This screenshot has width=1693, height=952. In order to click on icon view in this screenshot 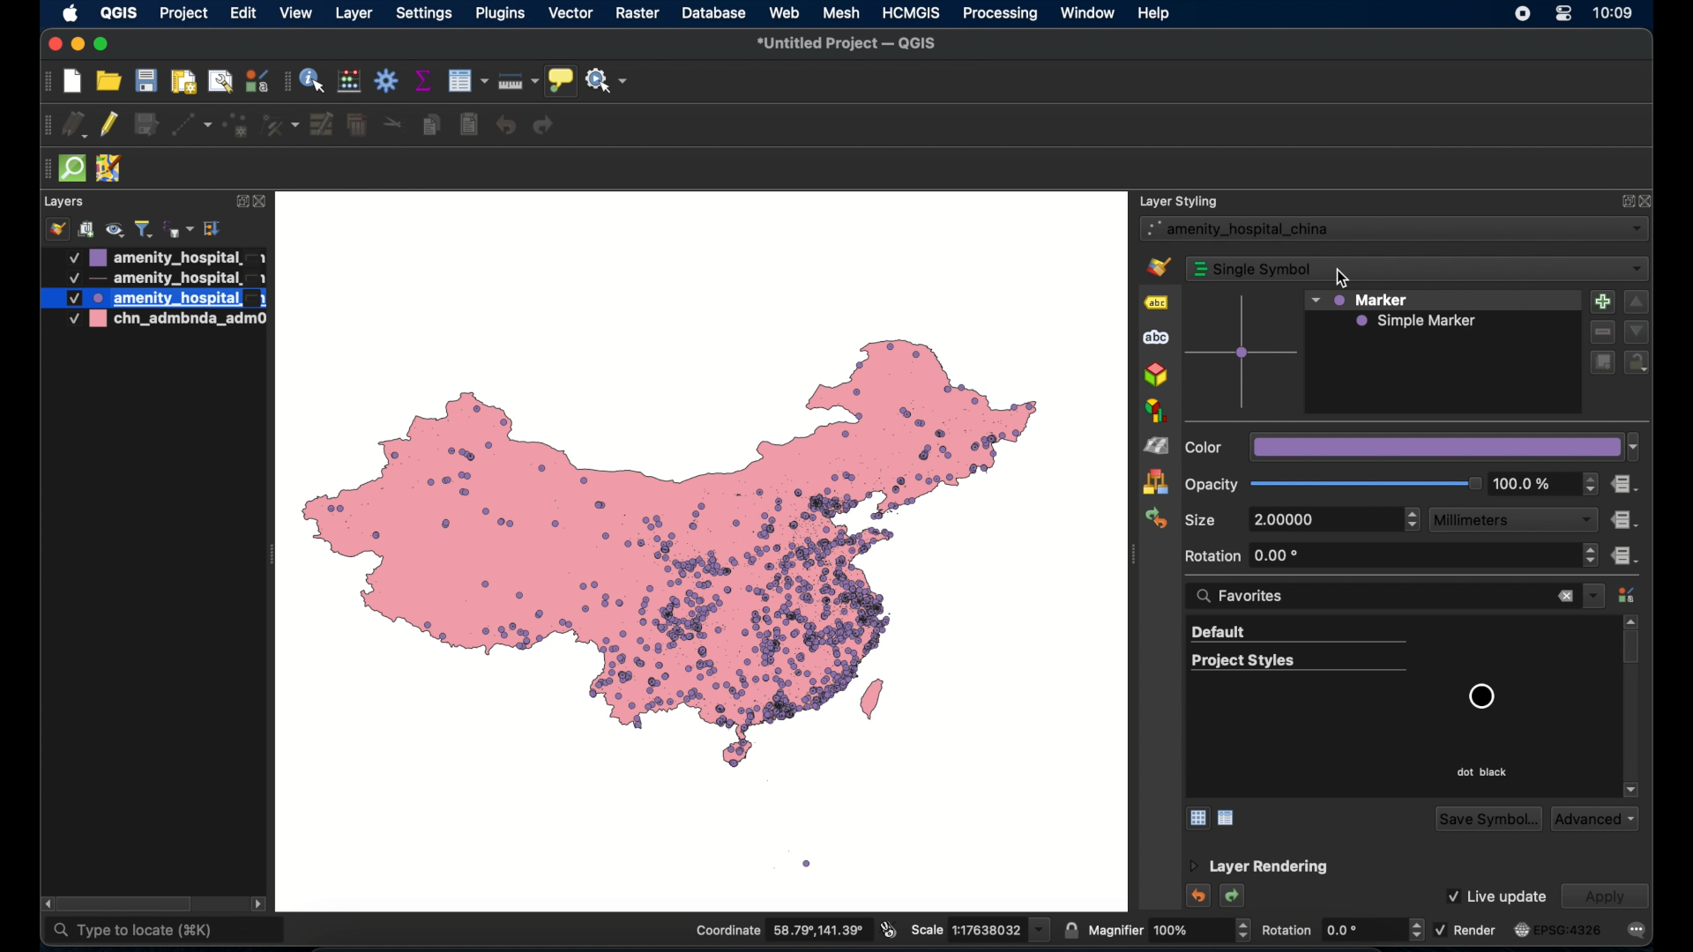, I will do `click(1196, 818)`.